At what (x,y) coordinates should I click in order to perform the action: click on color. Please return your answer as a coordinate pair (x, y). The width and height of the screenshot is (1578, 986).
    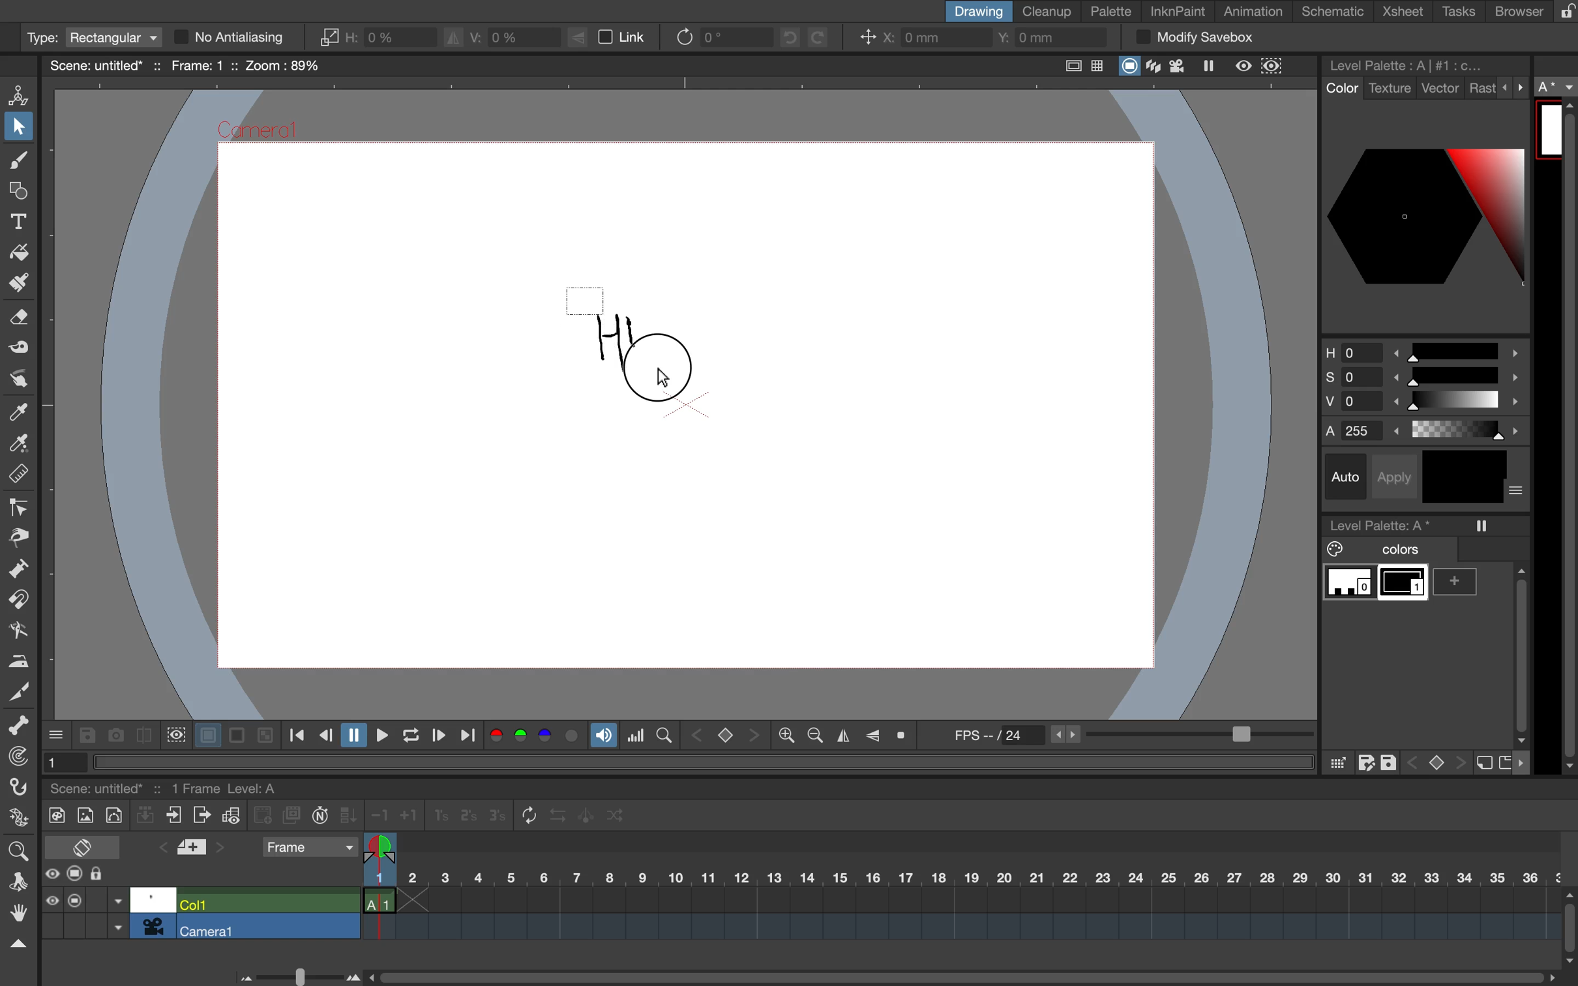
    Looking at the image, I should click on (1340, 89).